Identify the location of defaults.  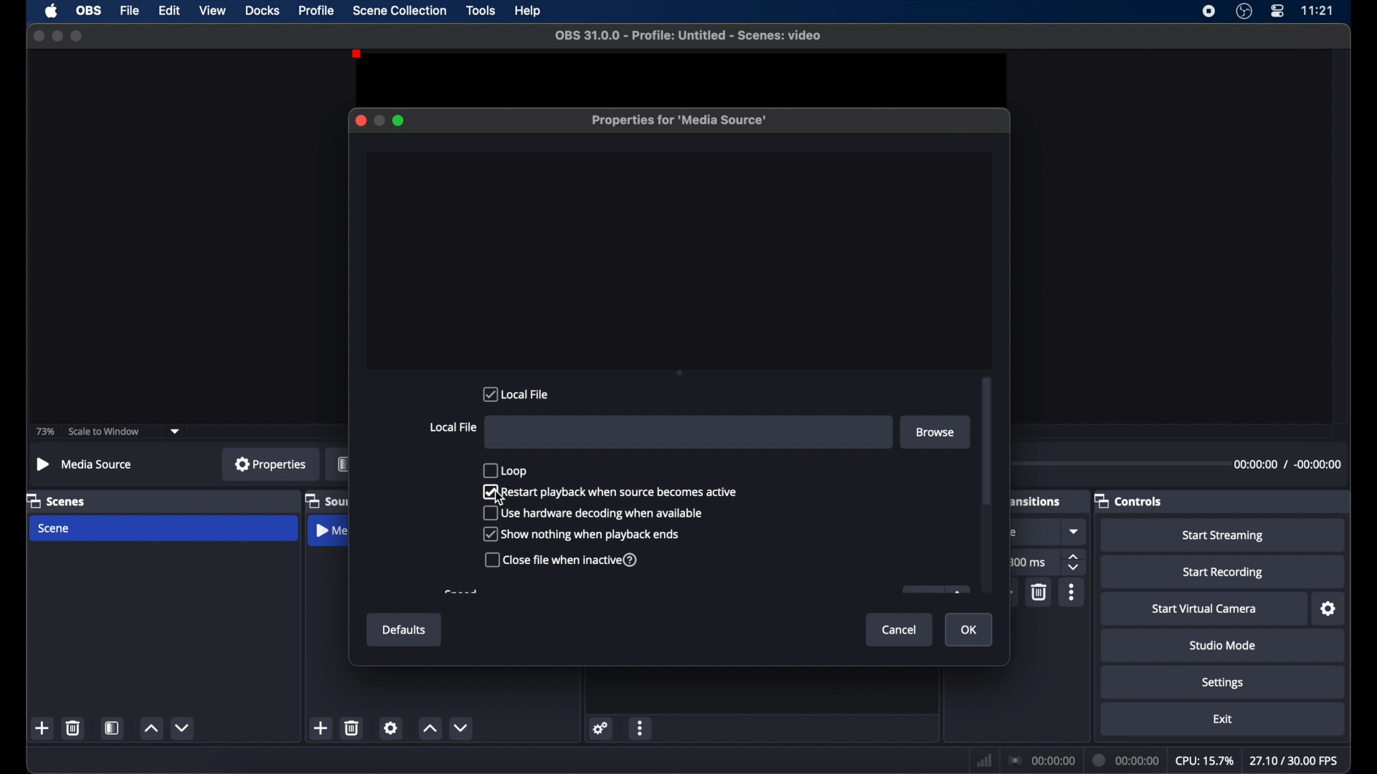
(404, 631).